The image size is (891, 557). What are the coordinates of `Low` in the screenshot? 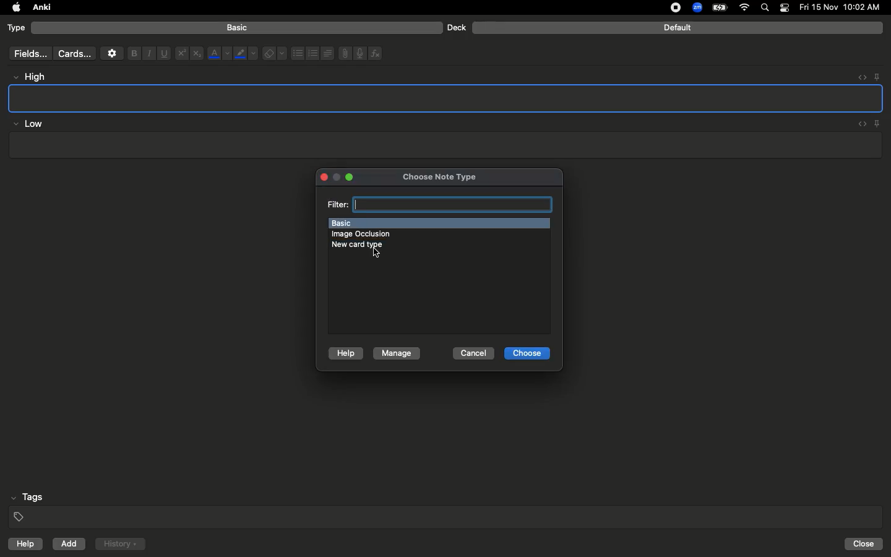 It's located at (28, 124).